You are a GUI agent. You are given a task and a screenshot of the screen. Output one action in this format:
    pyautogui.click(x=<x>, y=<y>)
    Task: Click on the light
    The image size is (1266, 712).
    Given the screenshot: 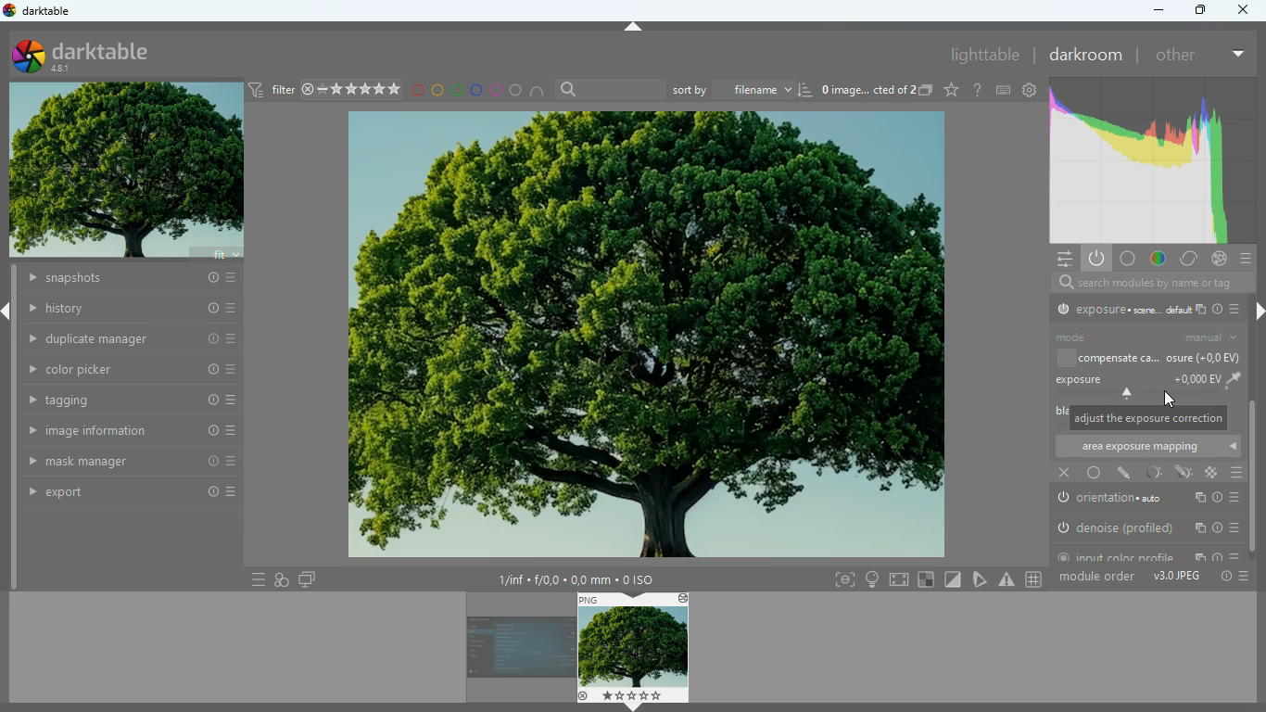 What is the action you would take?
    pyautogui.click(x=1155, y=473)
    